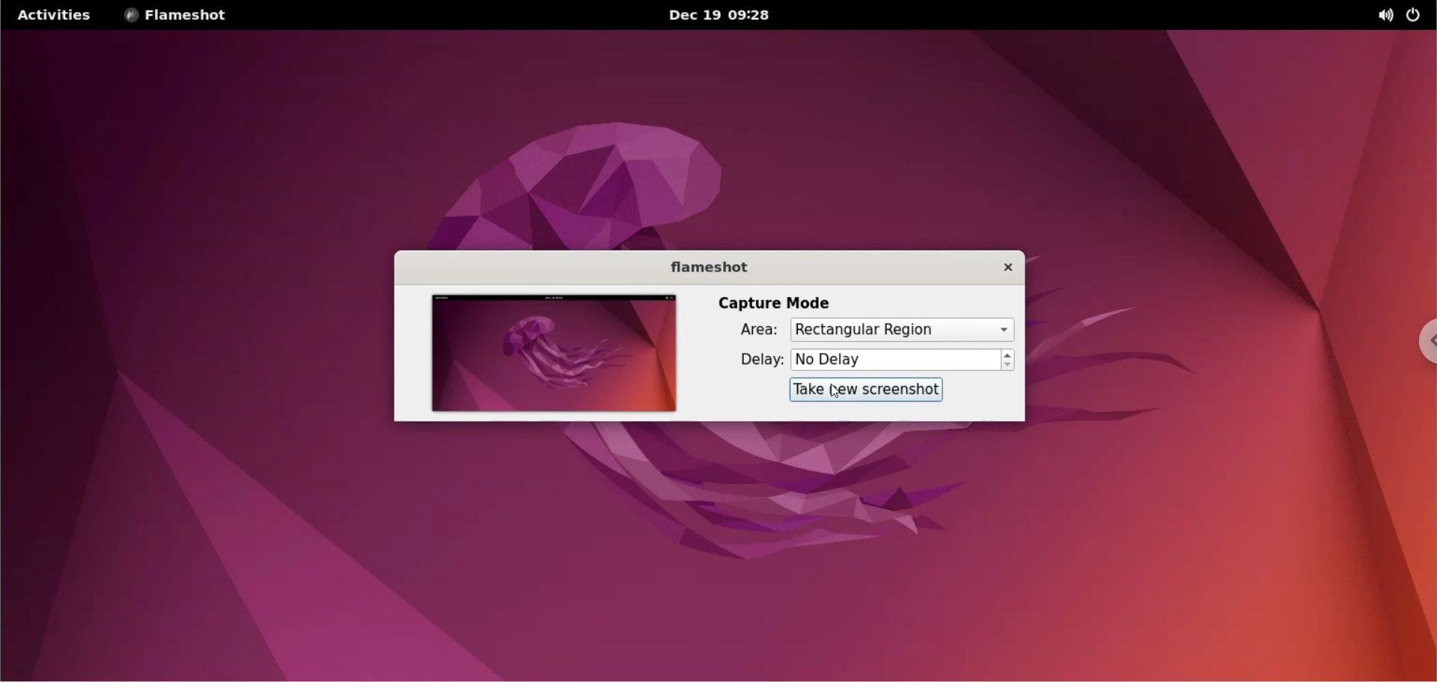 Image resolution: width=1437 pixels, height=682 pixels. Describe the element at coordinates (549, 354) in the screenshot. I see `screenshot preview` at that location.